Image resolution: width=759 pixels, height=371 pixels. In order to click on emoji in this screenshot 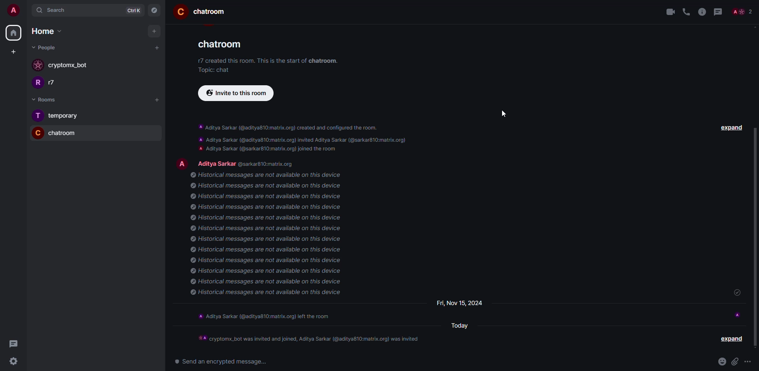, I will do `click(721, 361)`.